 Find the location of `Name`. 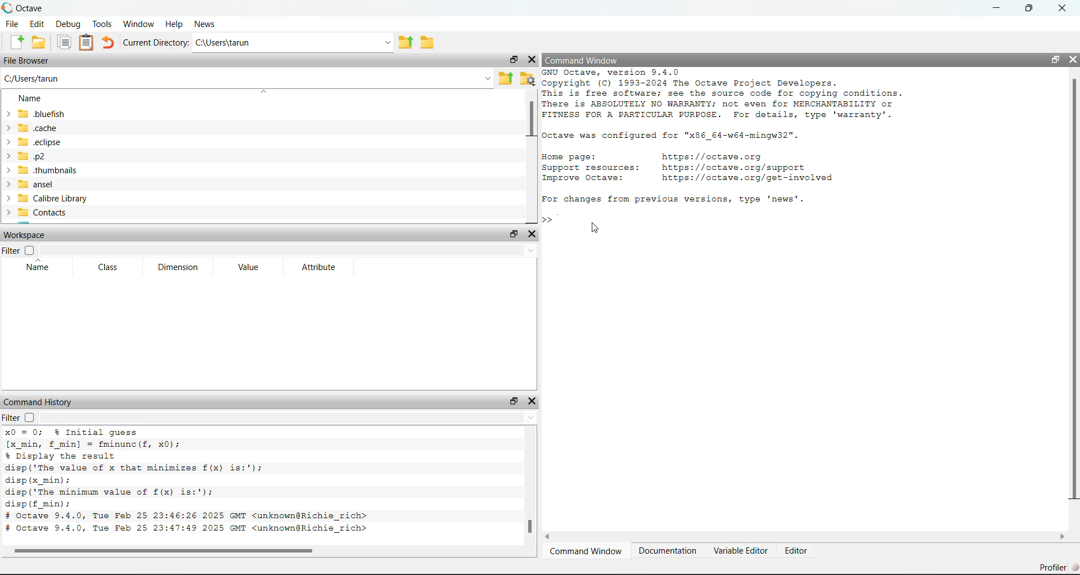

Name is located at coordinates (34, 267).